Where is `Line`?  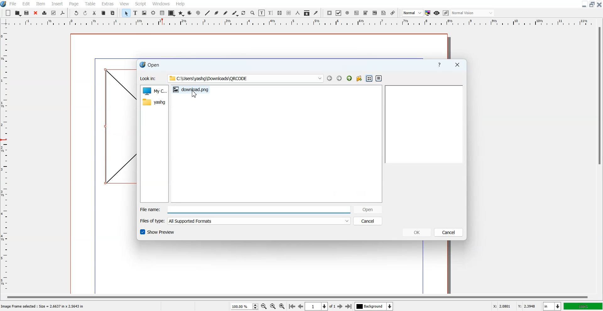
Line is located at coordinates (208, 13).